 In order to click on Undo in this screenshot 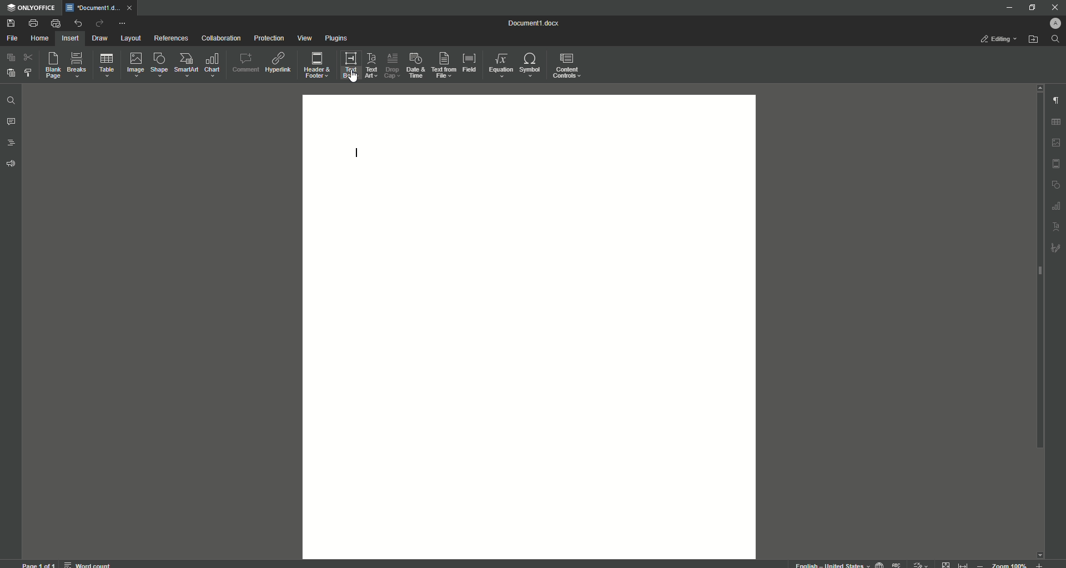, I will do `click(77, 23)`.